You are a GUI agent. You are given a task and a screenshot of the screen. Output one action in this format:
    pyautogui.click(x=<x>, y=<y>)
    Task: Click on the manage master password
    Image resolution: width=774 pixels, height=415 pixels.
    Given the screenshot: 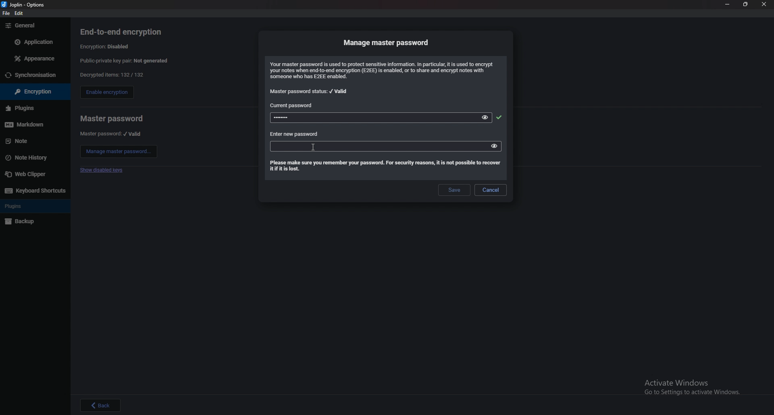 What is the action you would take?
    pyautogui.click(x=387, y=42)
    